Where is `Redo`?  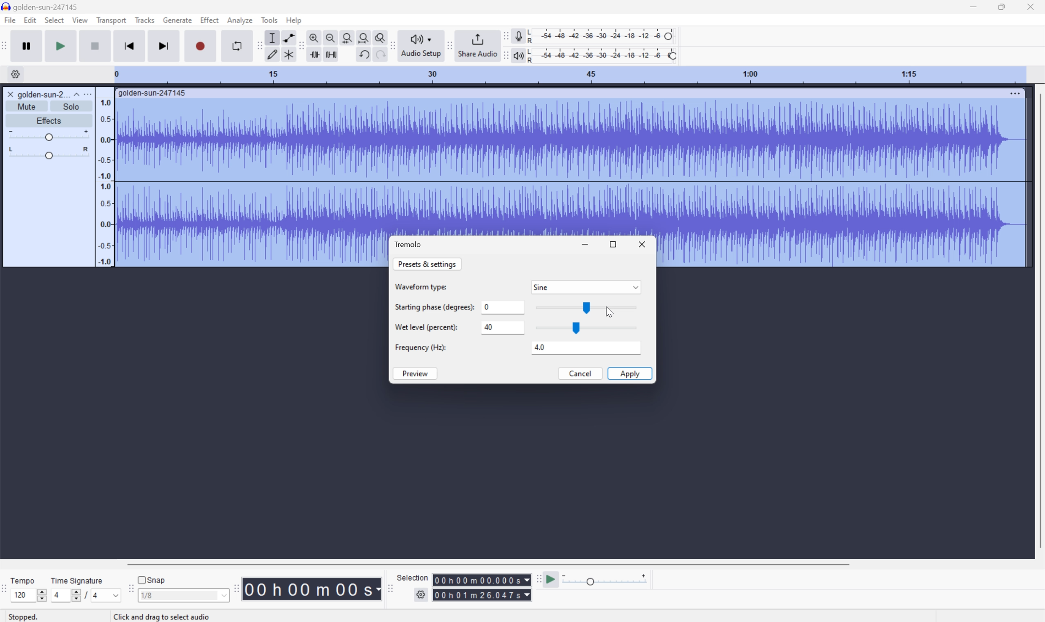 Redo is located at coordinates (379, 55).